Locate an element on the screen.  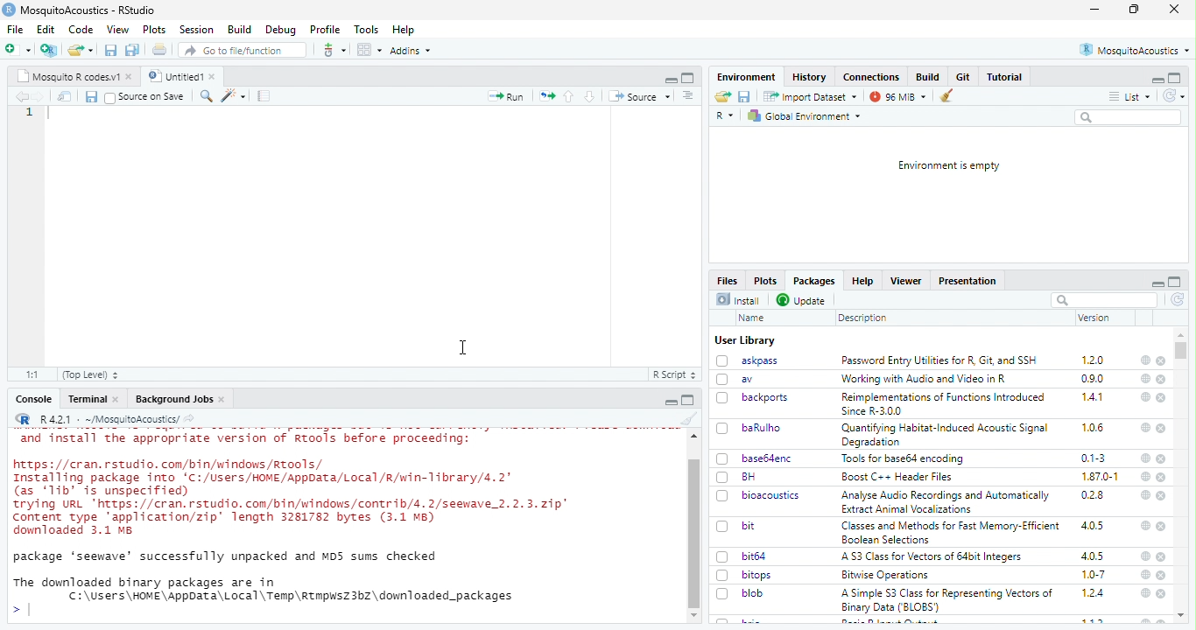
Description is located at coordinates (863, 319).